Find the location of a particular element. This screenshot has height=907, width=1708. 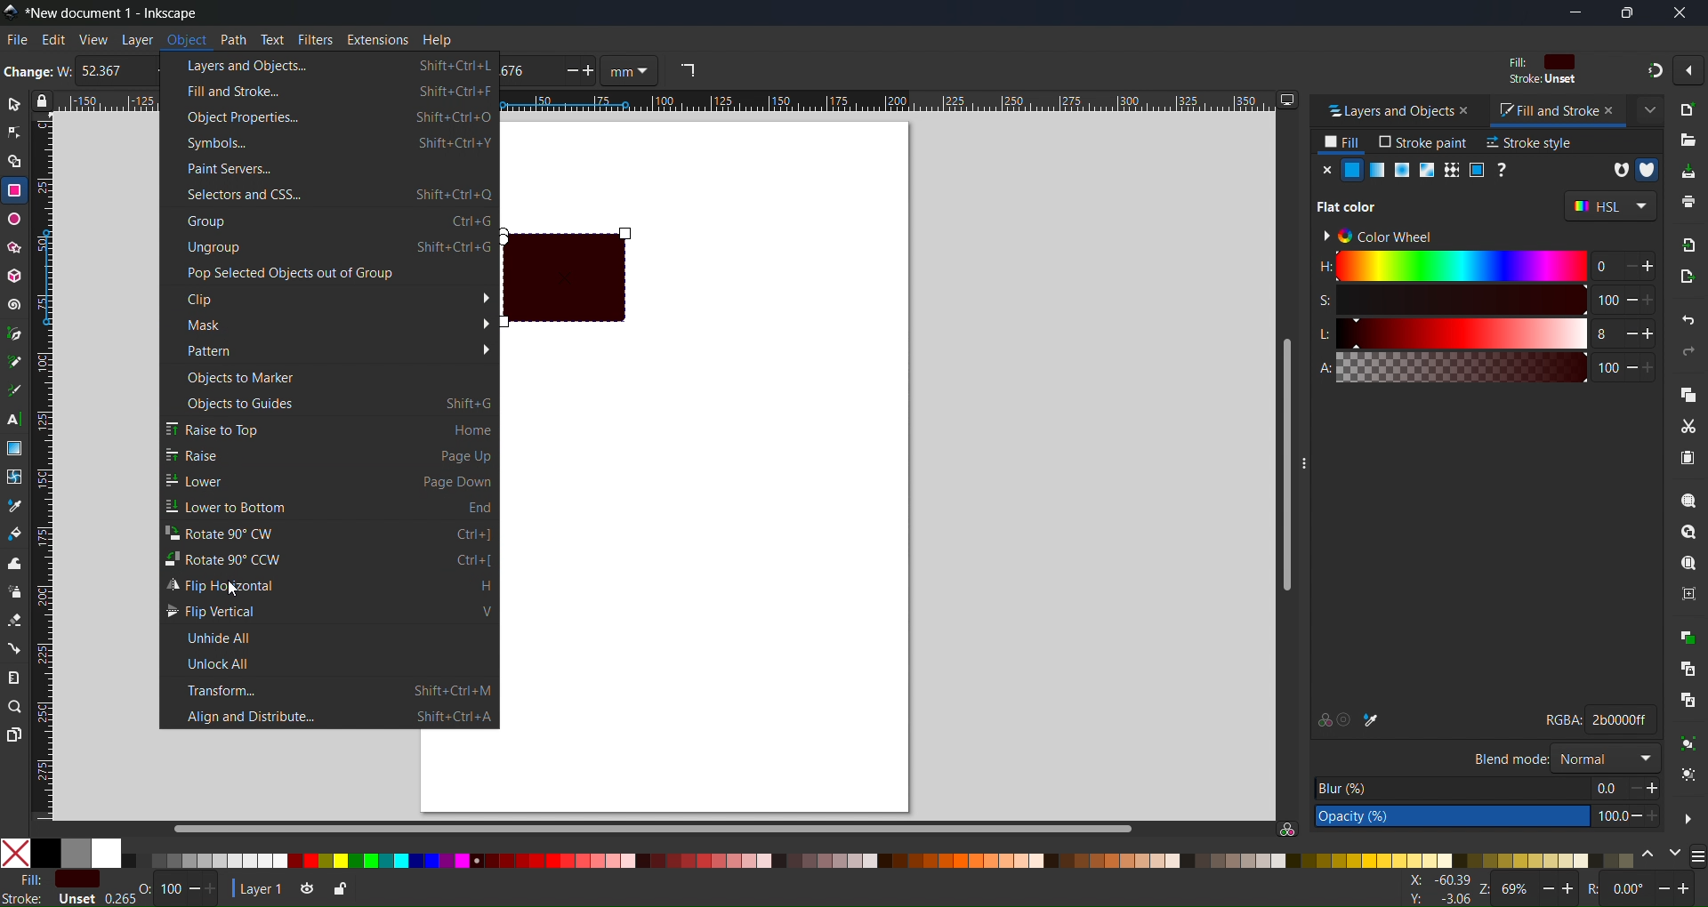

Create clone is located at coordinates (1688, 667).